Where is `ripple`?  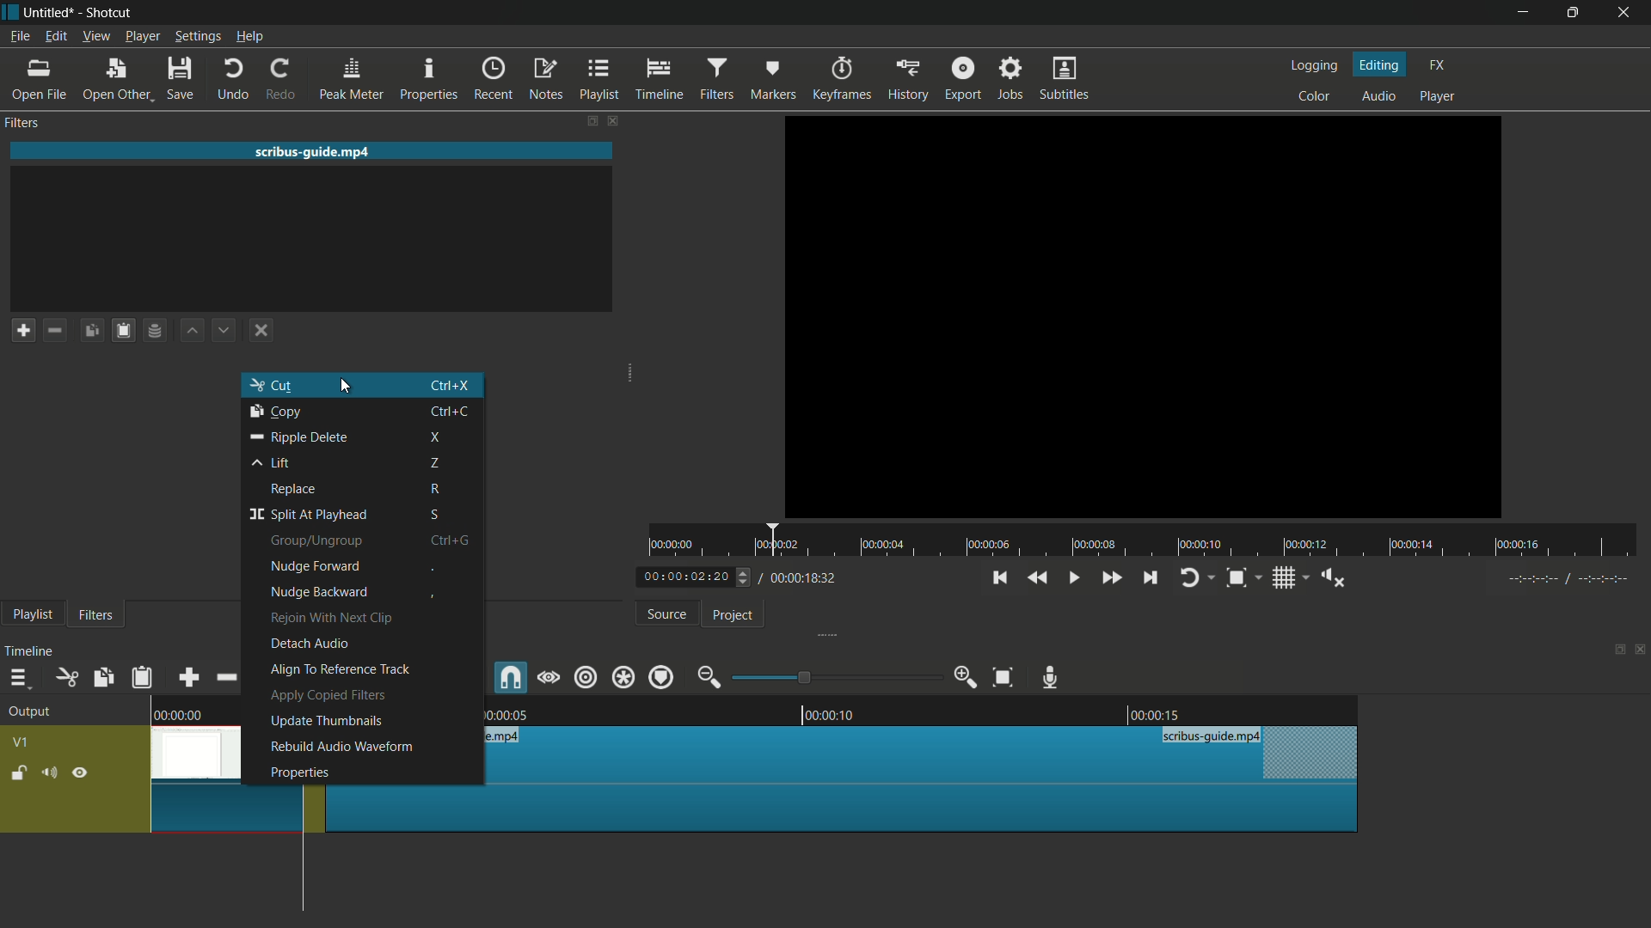 ripple is located at coordinates (584, 676).